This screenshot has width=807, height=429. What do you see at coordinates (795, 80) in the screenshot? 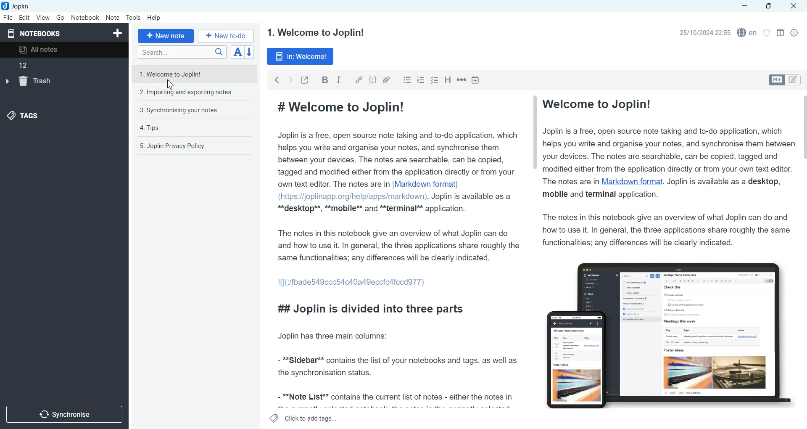
I see `Toggle editors` at bounding box center [795, 80].